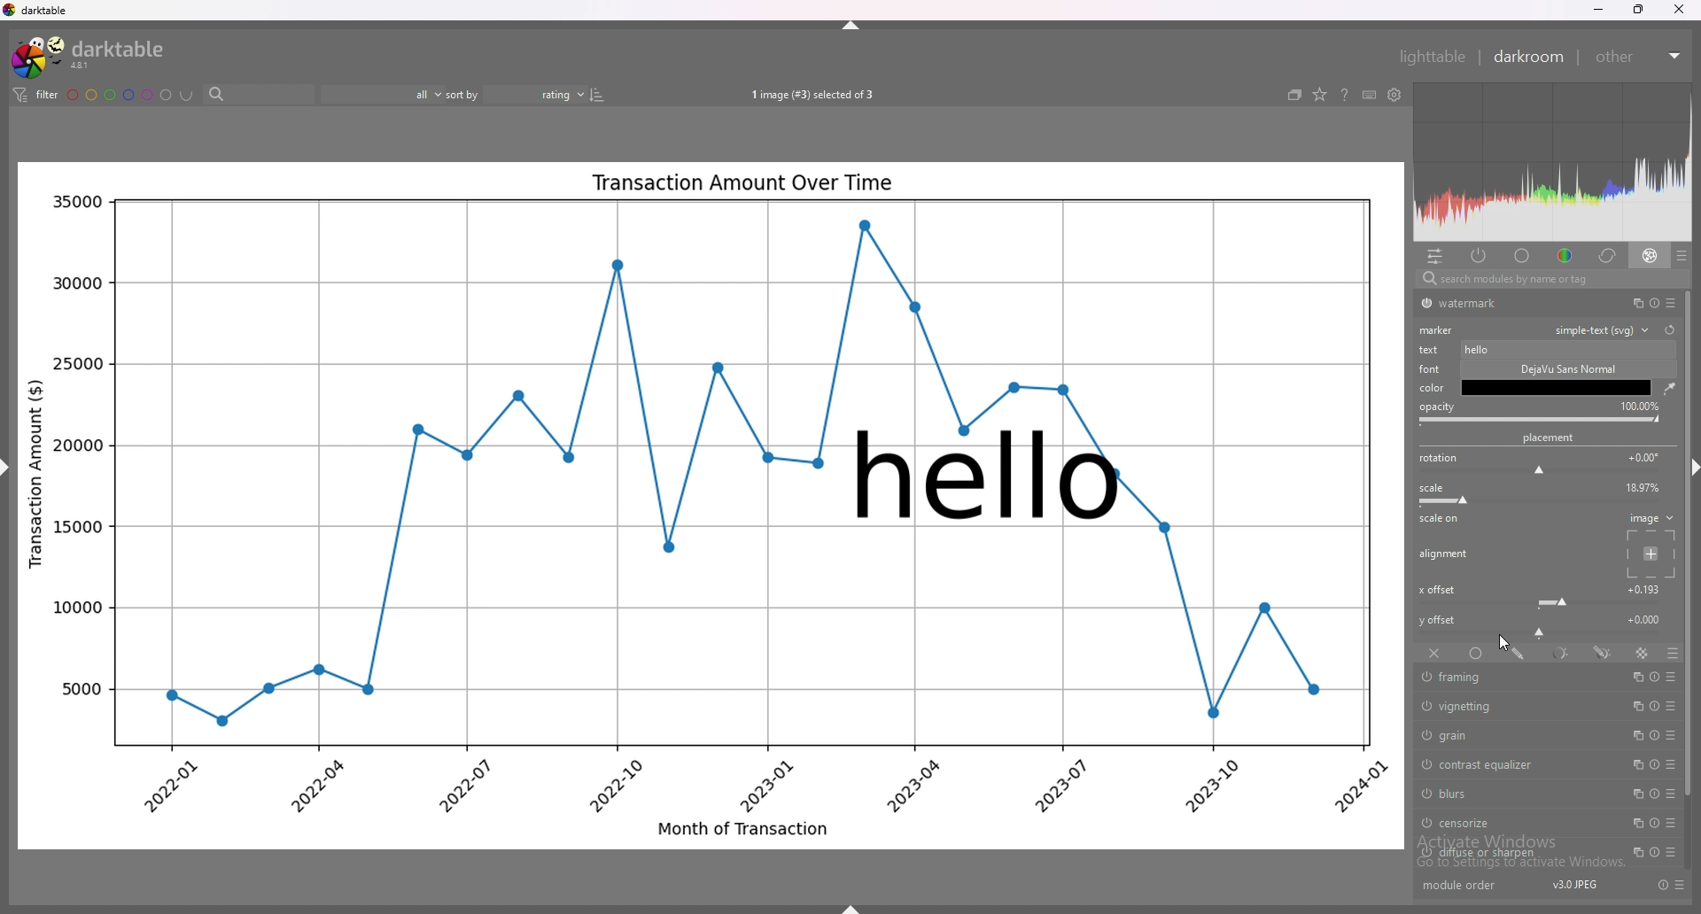 The width and height of the screenshot is (1701, 914). What do you see at coordinates (1605, 256) in the screenshot?
I see `correct` at bounding box center [1605, 256].